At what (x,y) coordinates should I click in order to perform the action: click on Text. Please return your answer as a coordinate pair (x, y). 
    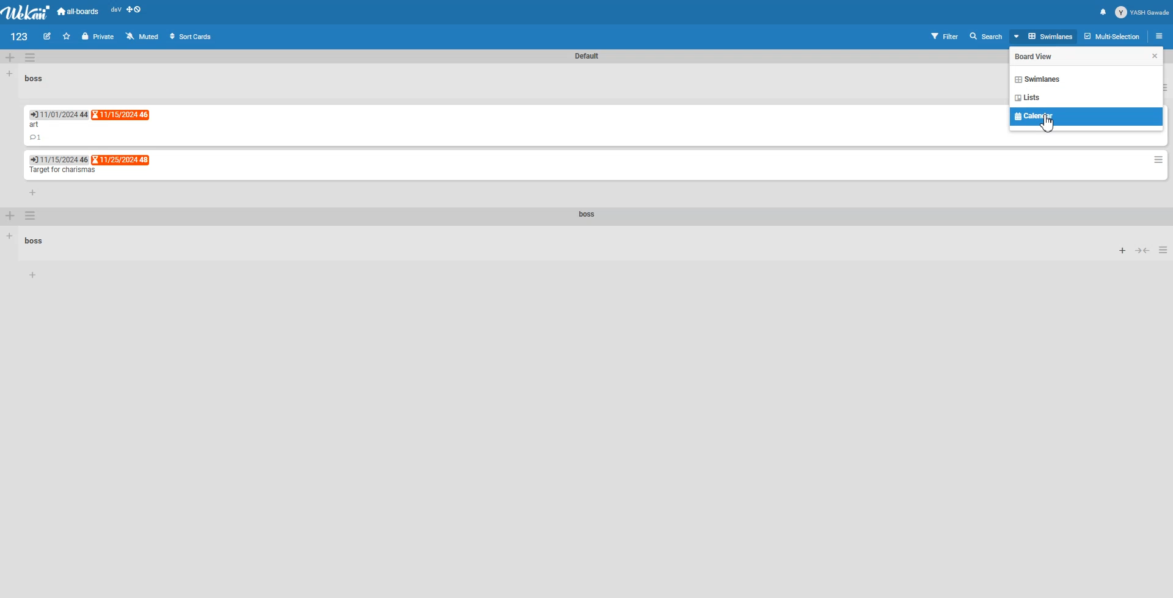
    Looking at the image, I should click on (587, 56).